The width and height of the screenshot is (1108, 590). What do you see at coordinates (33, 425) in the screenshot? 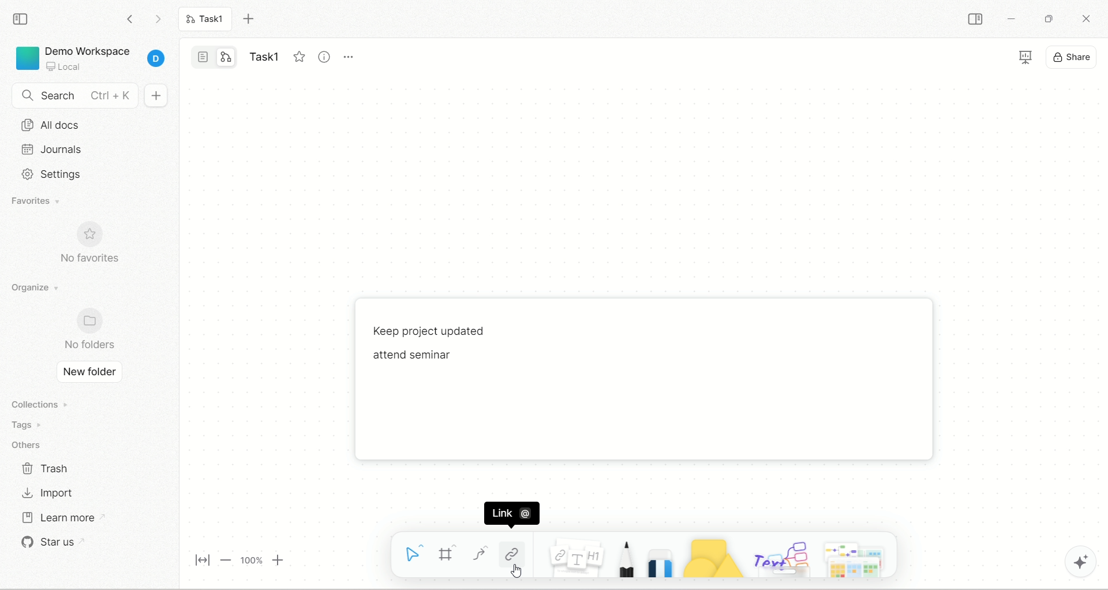
I see `tags` at bounding box center [33, 425].